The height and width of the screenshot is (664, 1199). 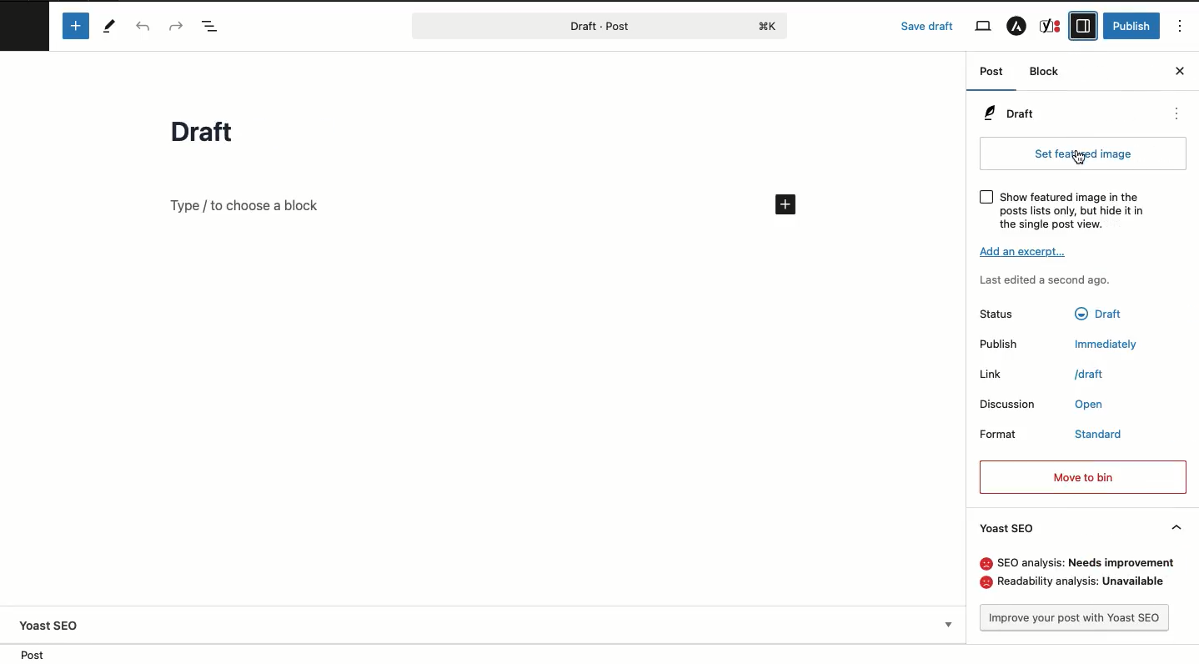 What do you see at coordinates (1050, 73) in the screenshot?
I see `Block` at bounding box center [1050, 73].